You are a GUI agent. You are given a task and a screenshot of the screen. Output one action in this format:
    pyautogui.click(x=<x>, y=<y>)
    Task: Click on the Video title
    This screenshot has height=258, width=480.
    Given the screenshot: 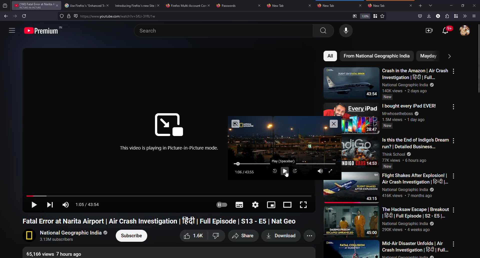 What is the action you would take?
    pyautogui.click(x=161, y=221)
    